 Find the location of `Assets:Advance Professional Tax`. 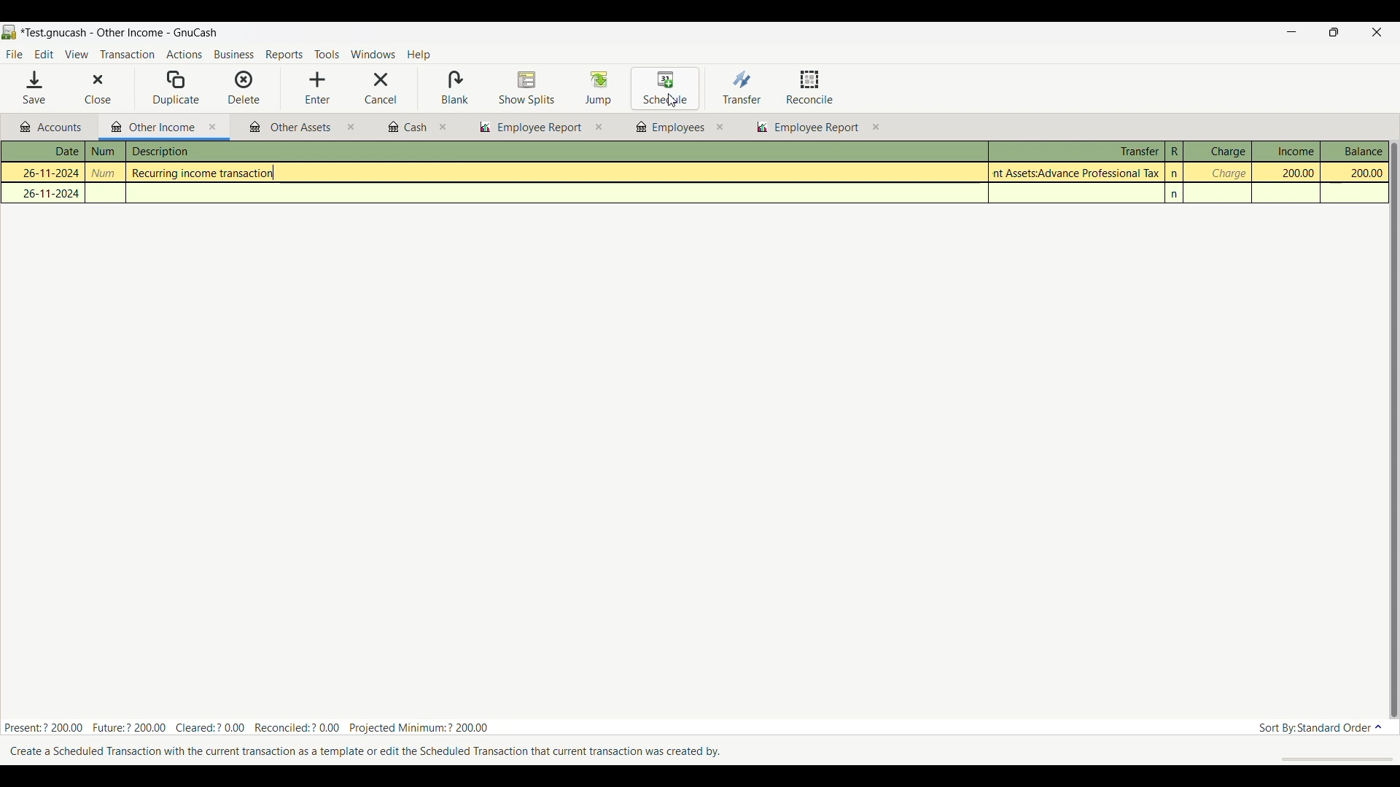

Assets:Advance Professional Tax is located at coordinates (1078, 173).